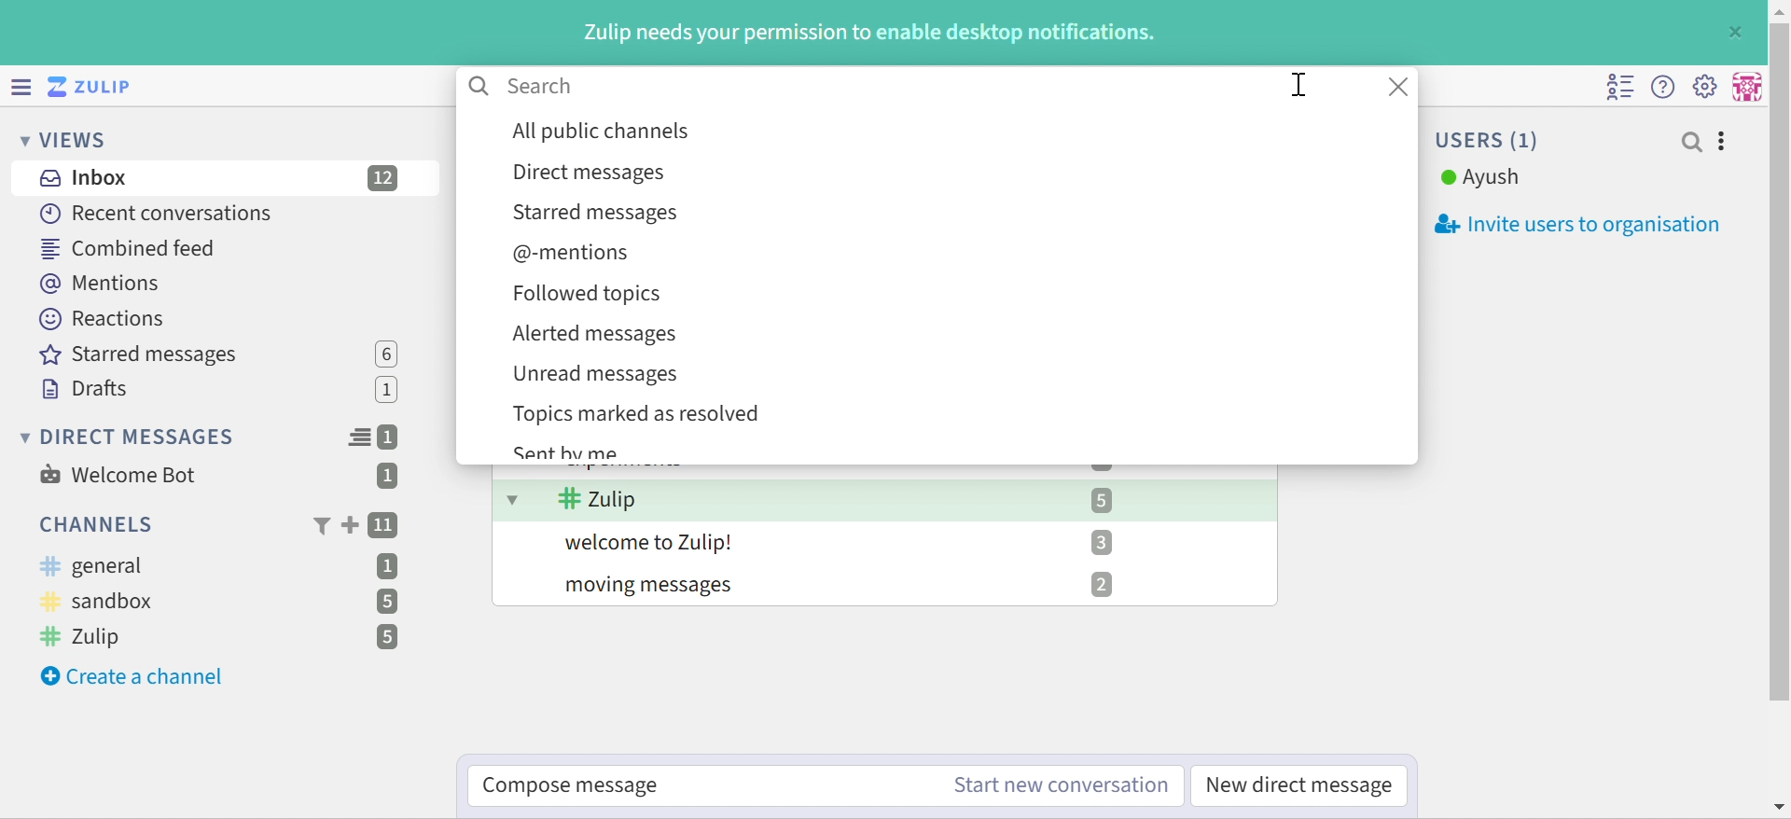  I want to click on Hide user list, so click(1620, 88).